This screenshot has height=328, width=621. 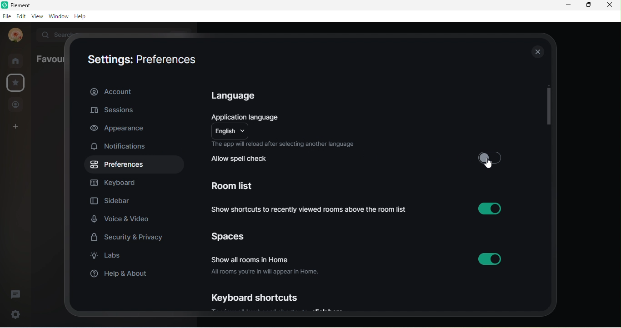 What do you see at coordinates (16, 83) in the screenshot?
I see `favourite` at bounding box center [16, 83].